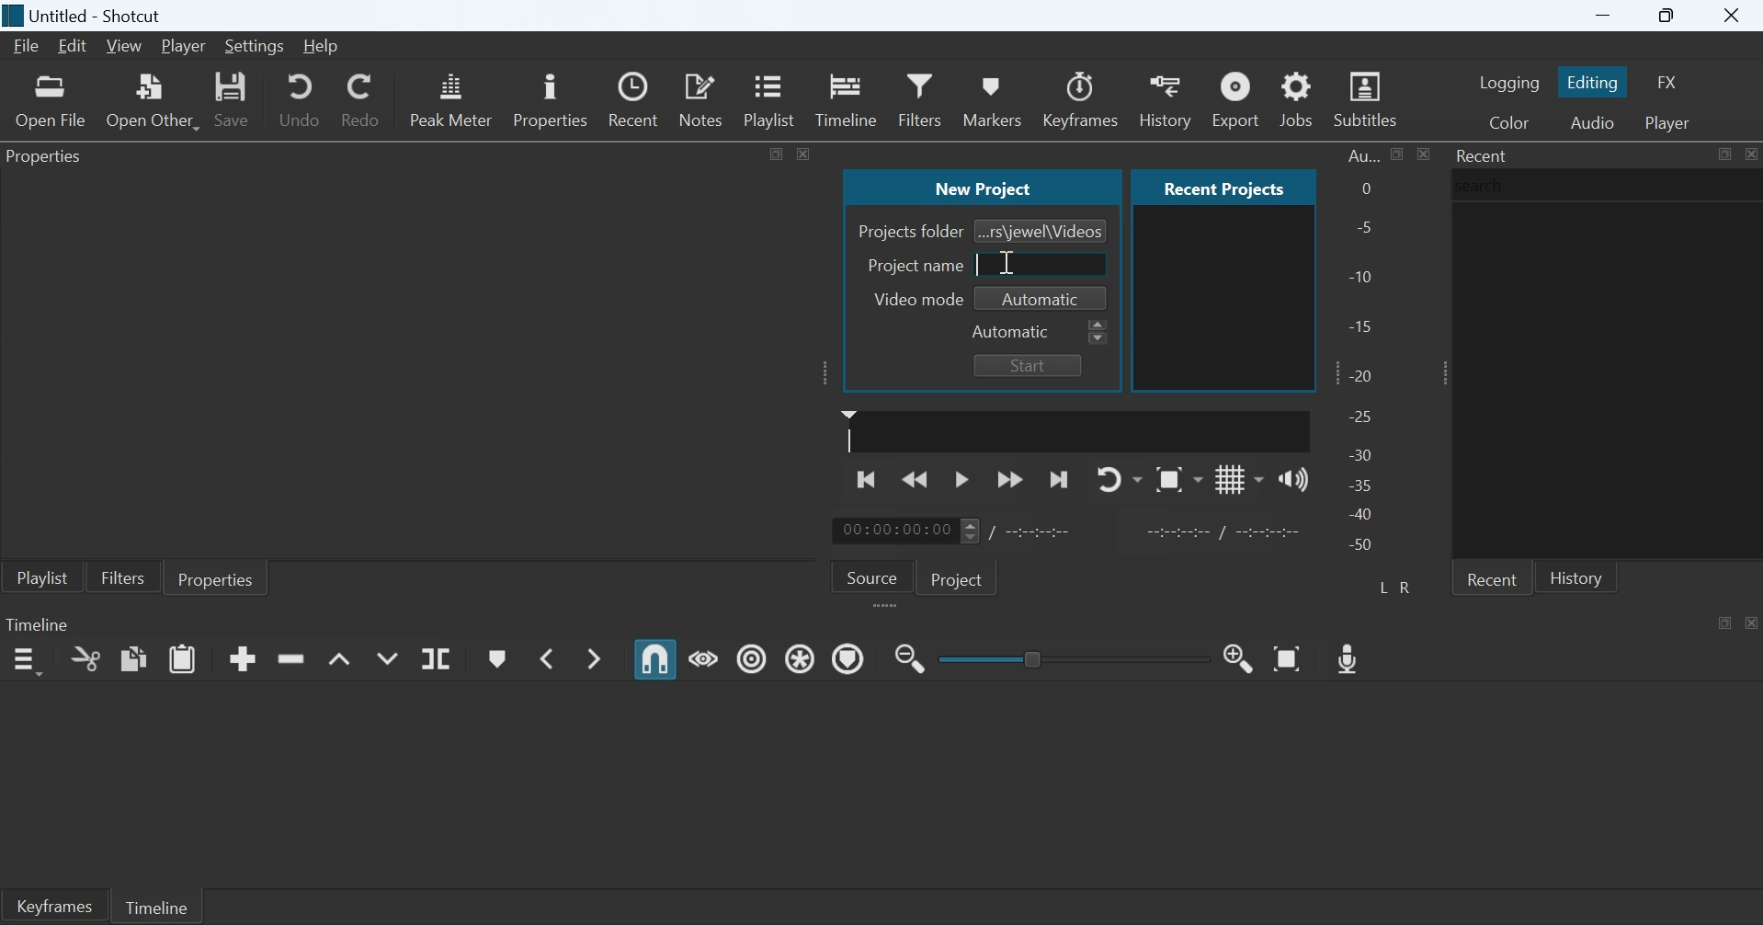  What do you see at coordinates (233, 99) in the screenshot?
I see `Save project as MLT XML file` at bounding box center [233, 99].